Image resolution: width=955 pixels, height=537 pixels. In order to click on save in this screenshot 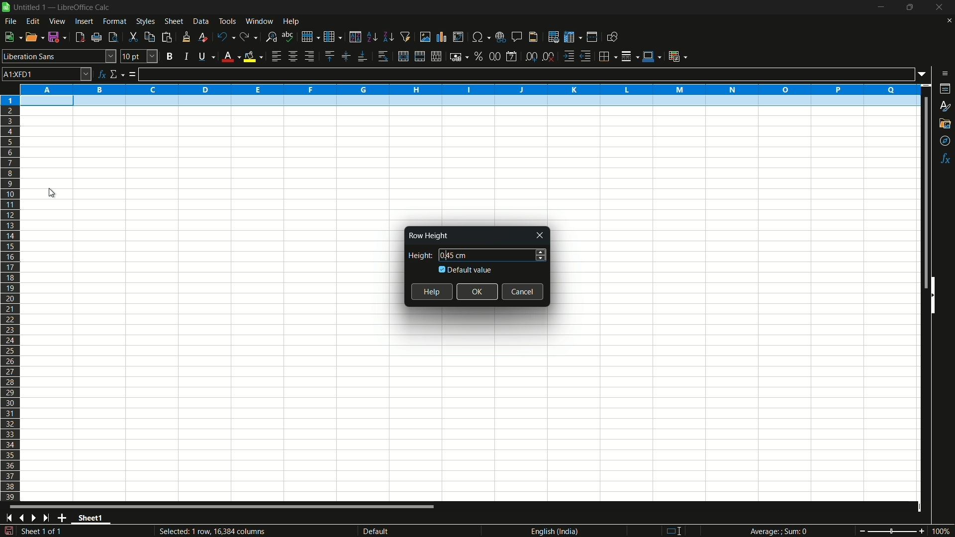, I will do `click(58, 37)`.